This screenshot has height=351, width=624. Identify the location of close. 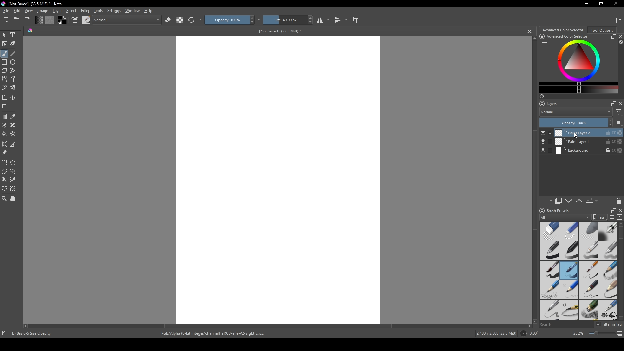
(620, 36).